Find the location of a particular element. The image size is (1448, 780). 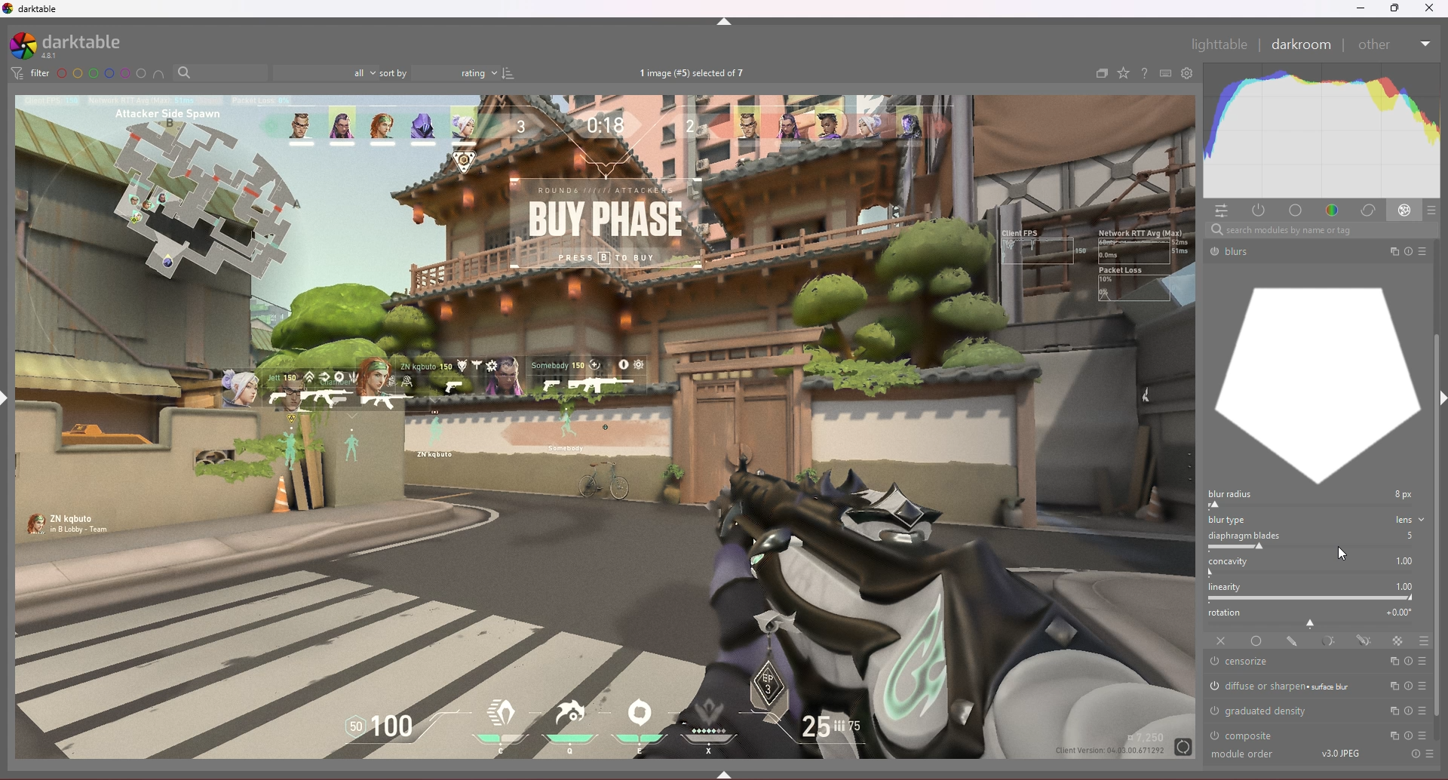

multi instances actions is located at coordinates (1390, 735).